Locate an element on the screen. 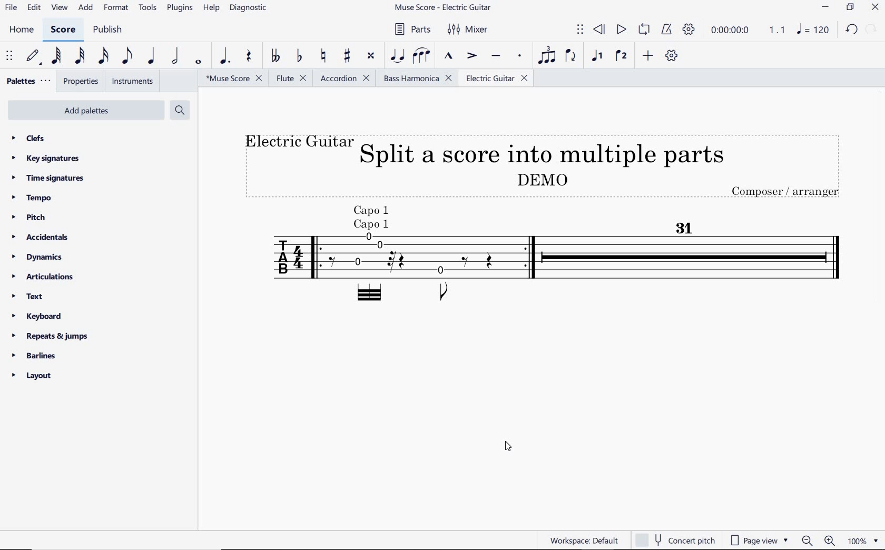 The image size is (885, 550). add palettes is located at coordinates (85, 110).